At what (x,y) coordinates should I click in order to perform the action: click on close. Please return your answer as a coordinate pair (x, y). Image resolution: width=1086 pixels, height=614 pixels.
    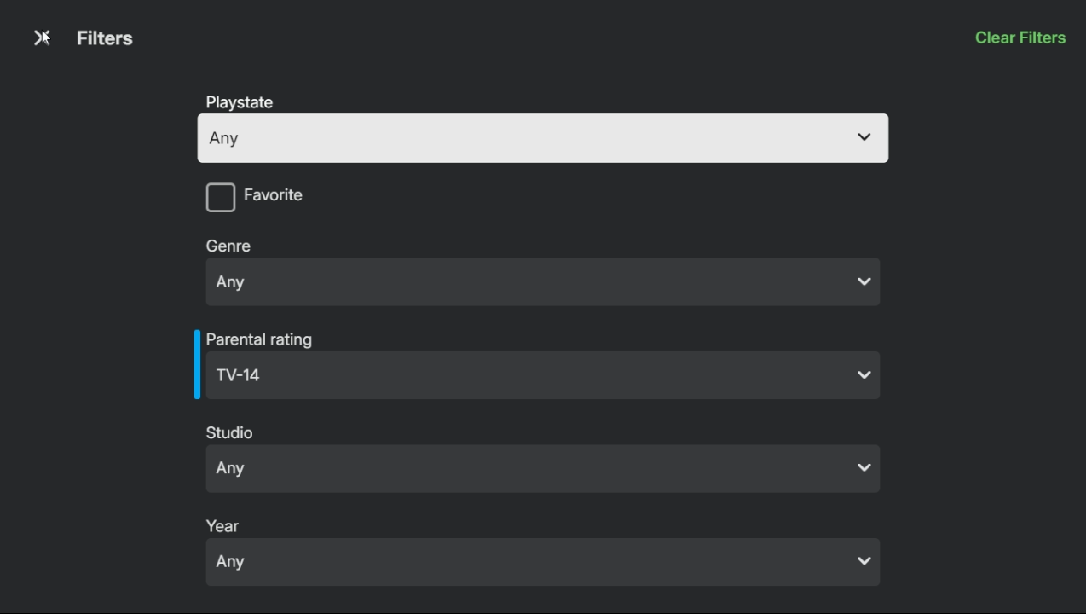
    Looking at the image, I should click on (39, 40).